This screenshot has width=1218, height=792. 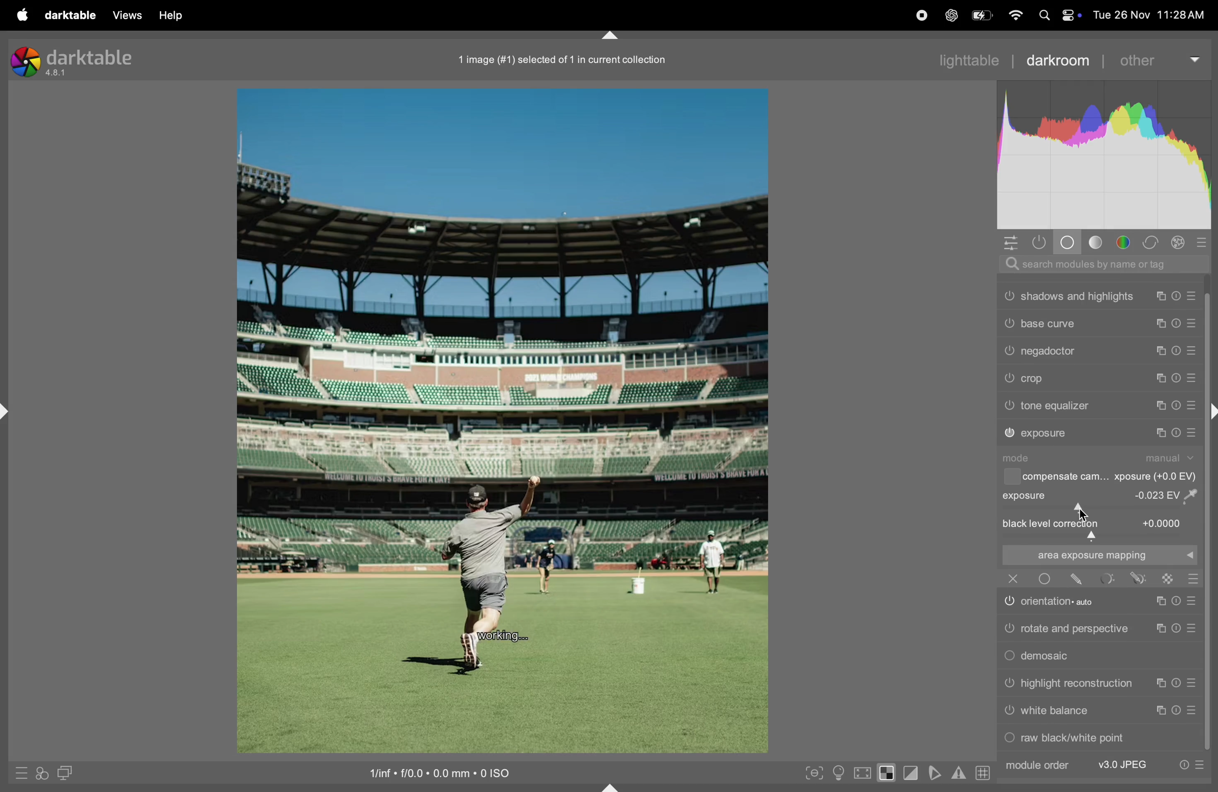 What do you see at coordinates (1009, 603) in the screenshot?
I see `Switch on or off` at bounding box center [1009, 603].